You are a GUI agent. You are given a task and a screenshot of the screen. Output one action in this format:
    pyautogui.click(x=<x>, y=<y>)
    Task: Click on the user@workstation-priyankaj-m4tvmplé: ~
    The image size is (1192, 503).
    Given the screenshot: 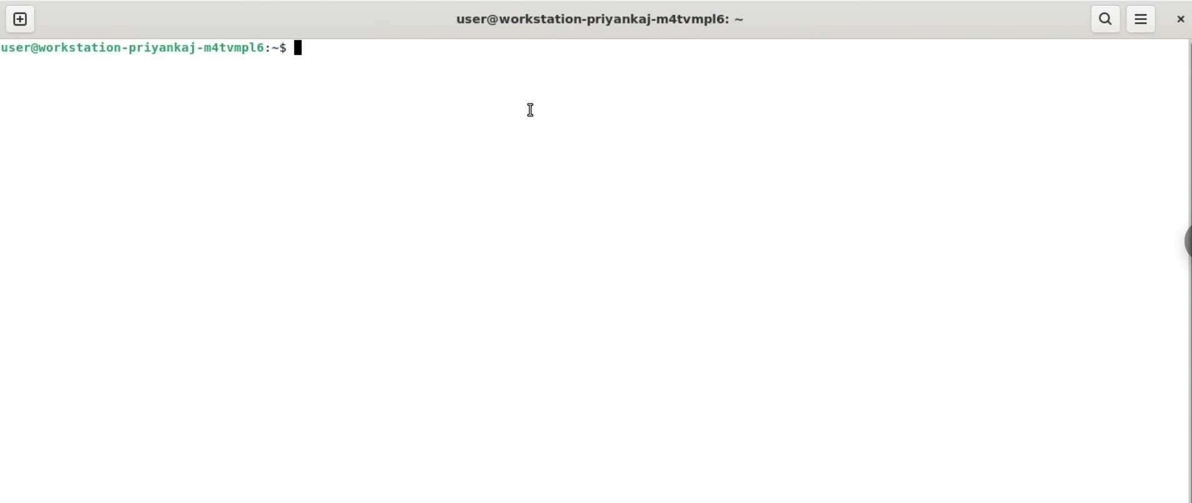 What is the action you would take?
    pyautogui.click(x=605, y=20)
    